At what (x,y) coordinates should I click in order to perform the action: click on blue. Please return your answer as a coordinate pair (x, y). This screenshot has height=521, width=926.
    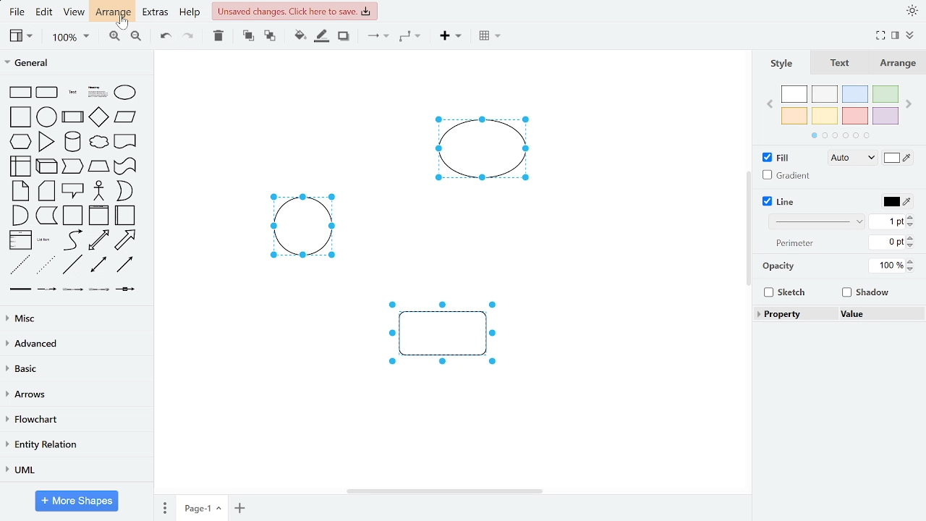
    Looking at the image, I should click on (854, 94).